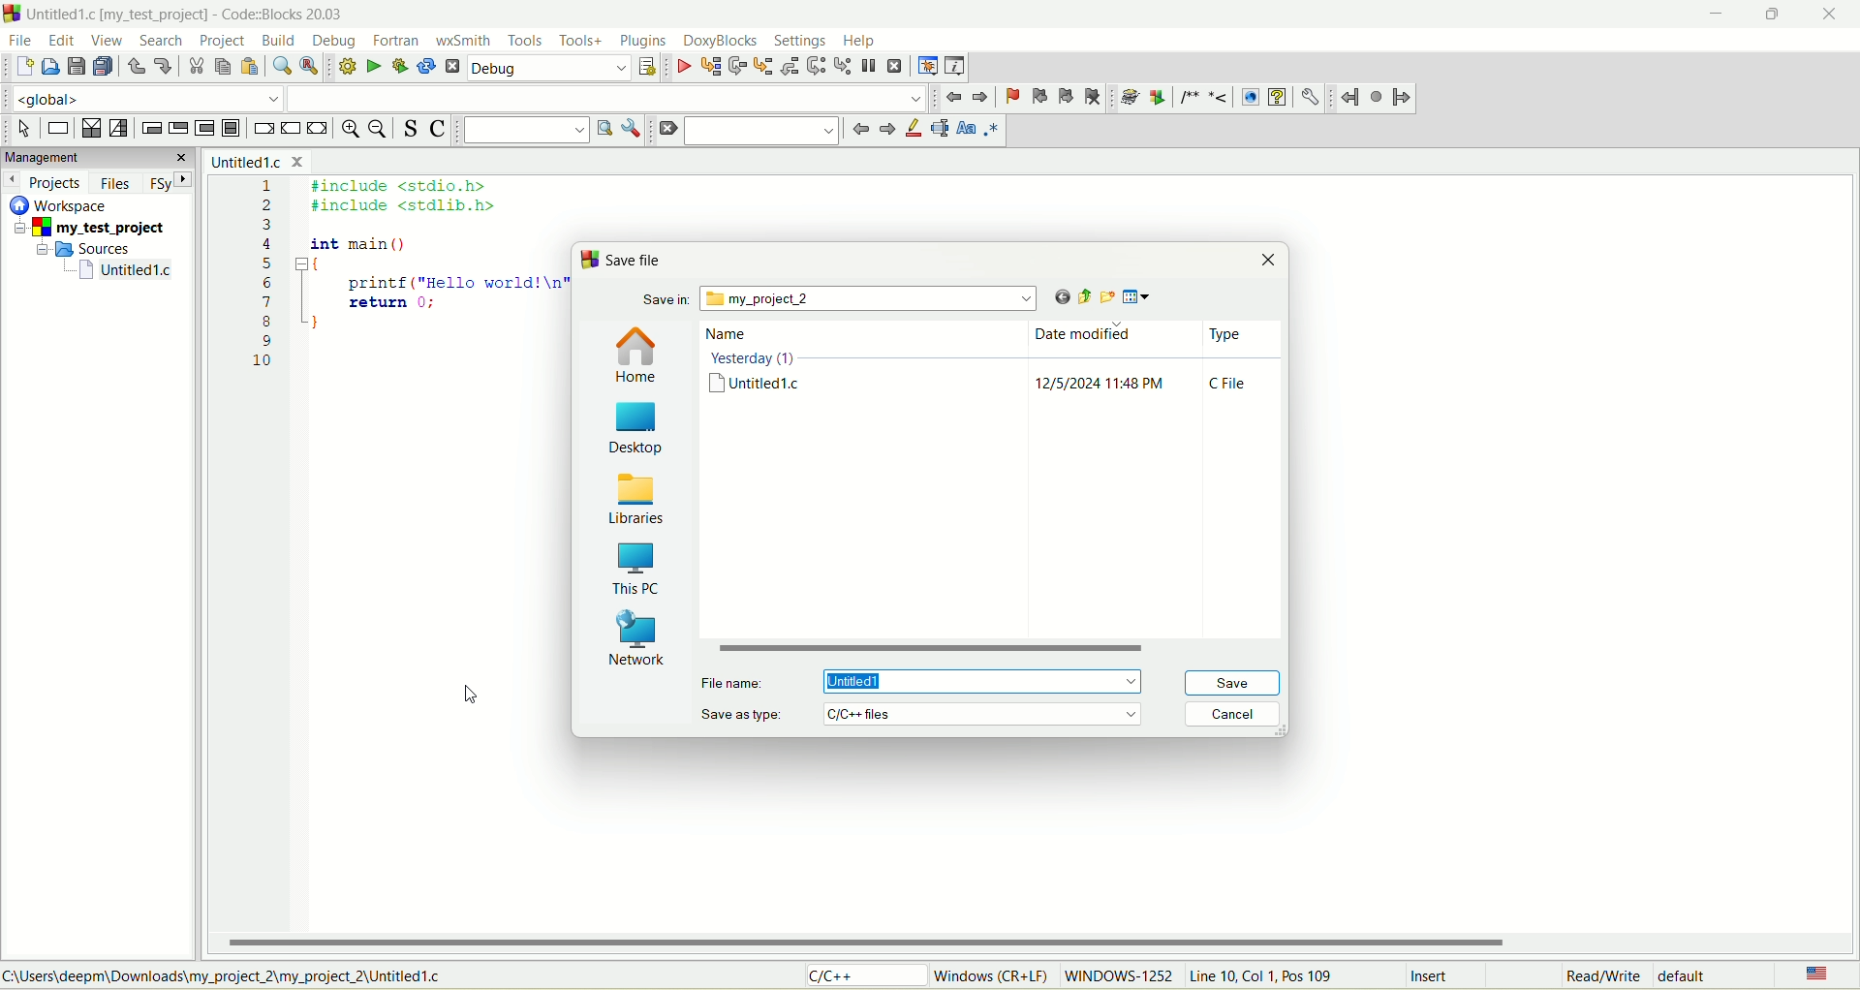 The height and width of the screenshot is (990, 1860). What do you see at coordinates (117, 183) in the screenshot?
I see `files` at bounding box center [117, 183].